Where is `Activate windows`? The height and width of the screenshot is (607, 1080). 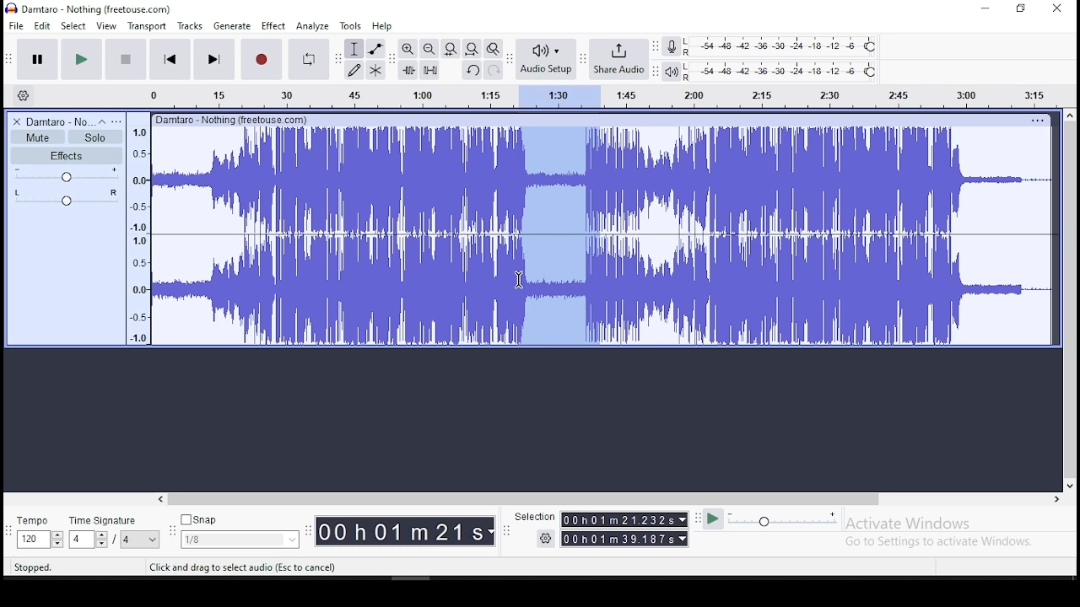
Activate windows is located at coordinates (906, 524).